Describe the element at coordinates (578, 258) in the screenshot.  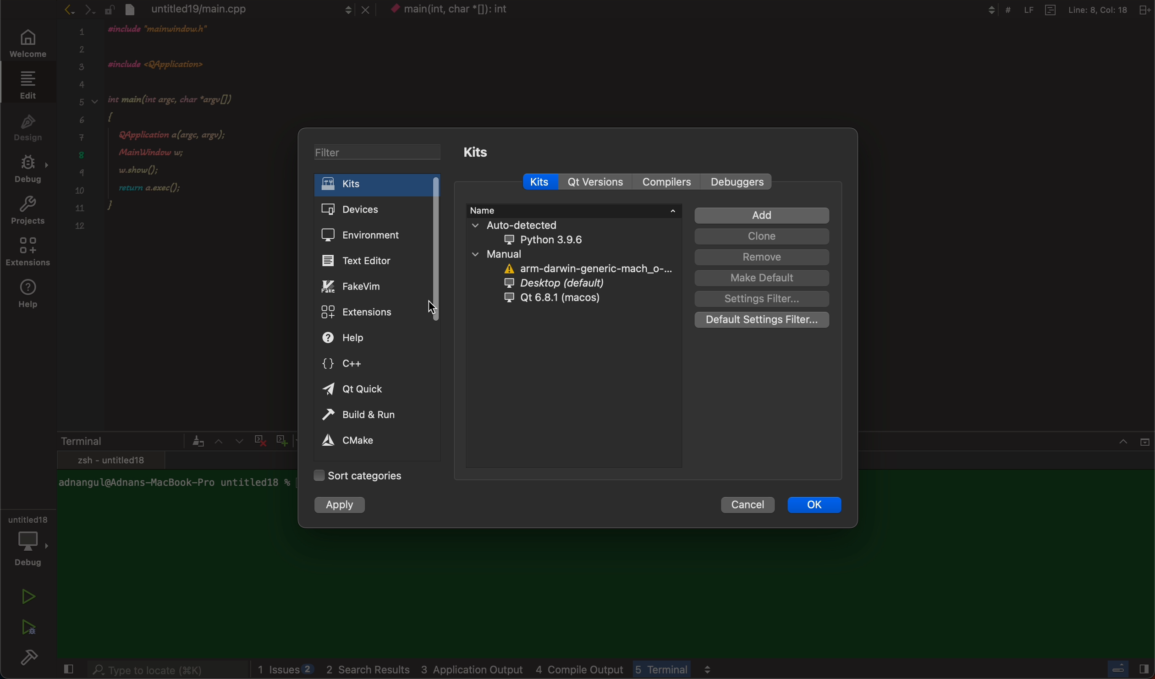
I see `kit information` at that location.